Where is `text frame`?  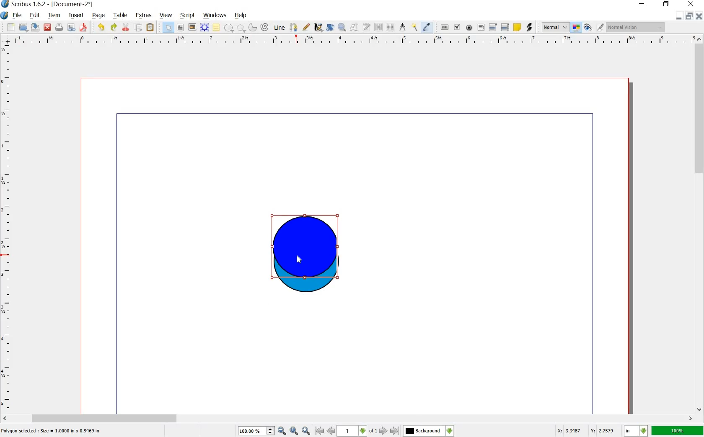 text frame is located at coordinates (181, 28).